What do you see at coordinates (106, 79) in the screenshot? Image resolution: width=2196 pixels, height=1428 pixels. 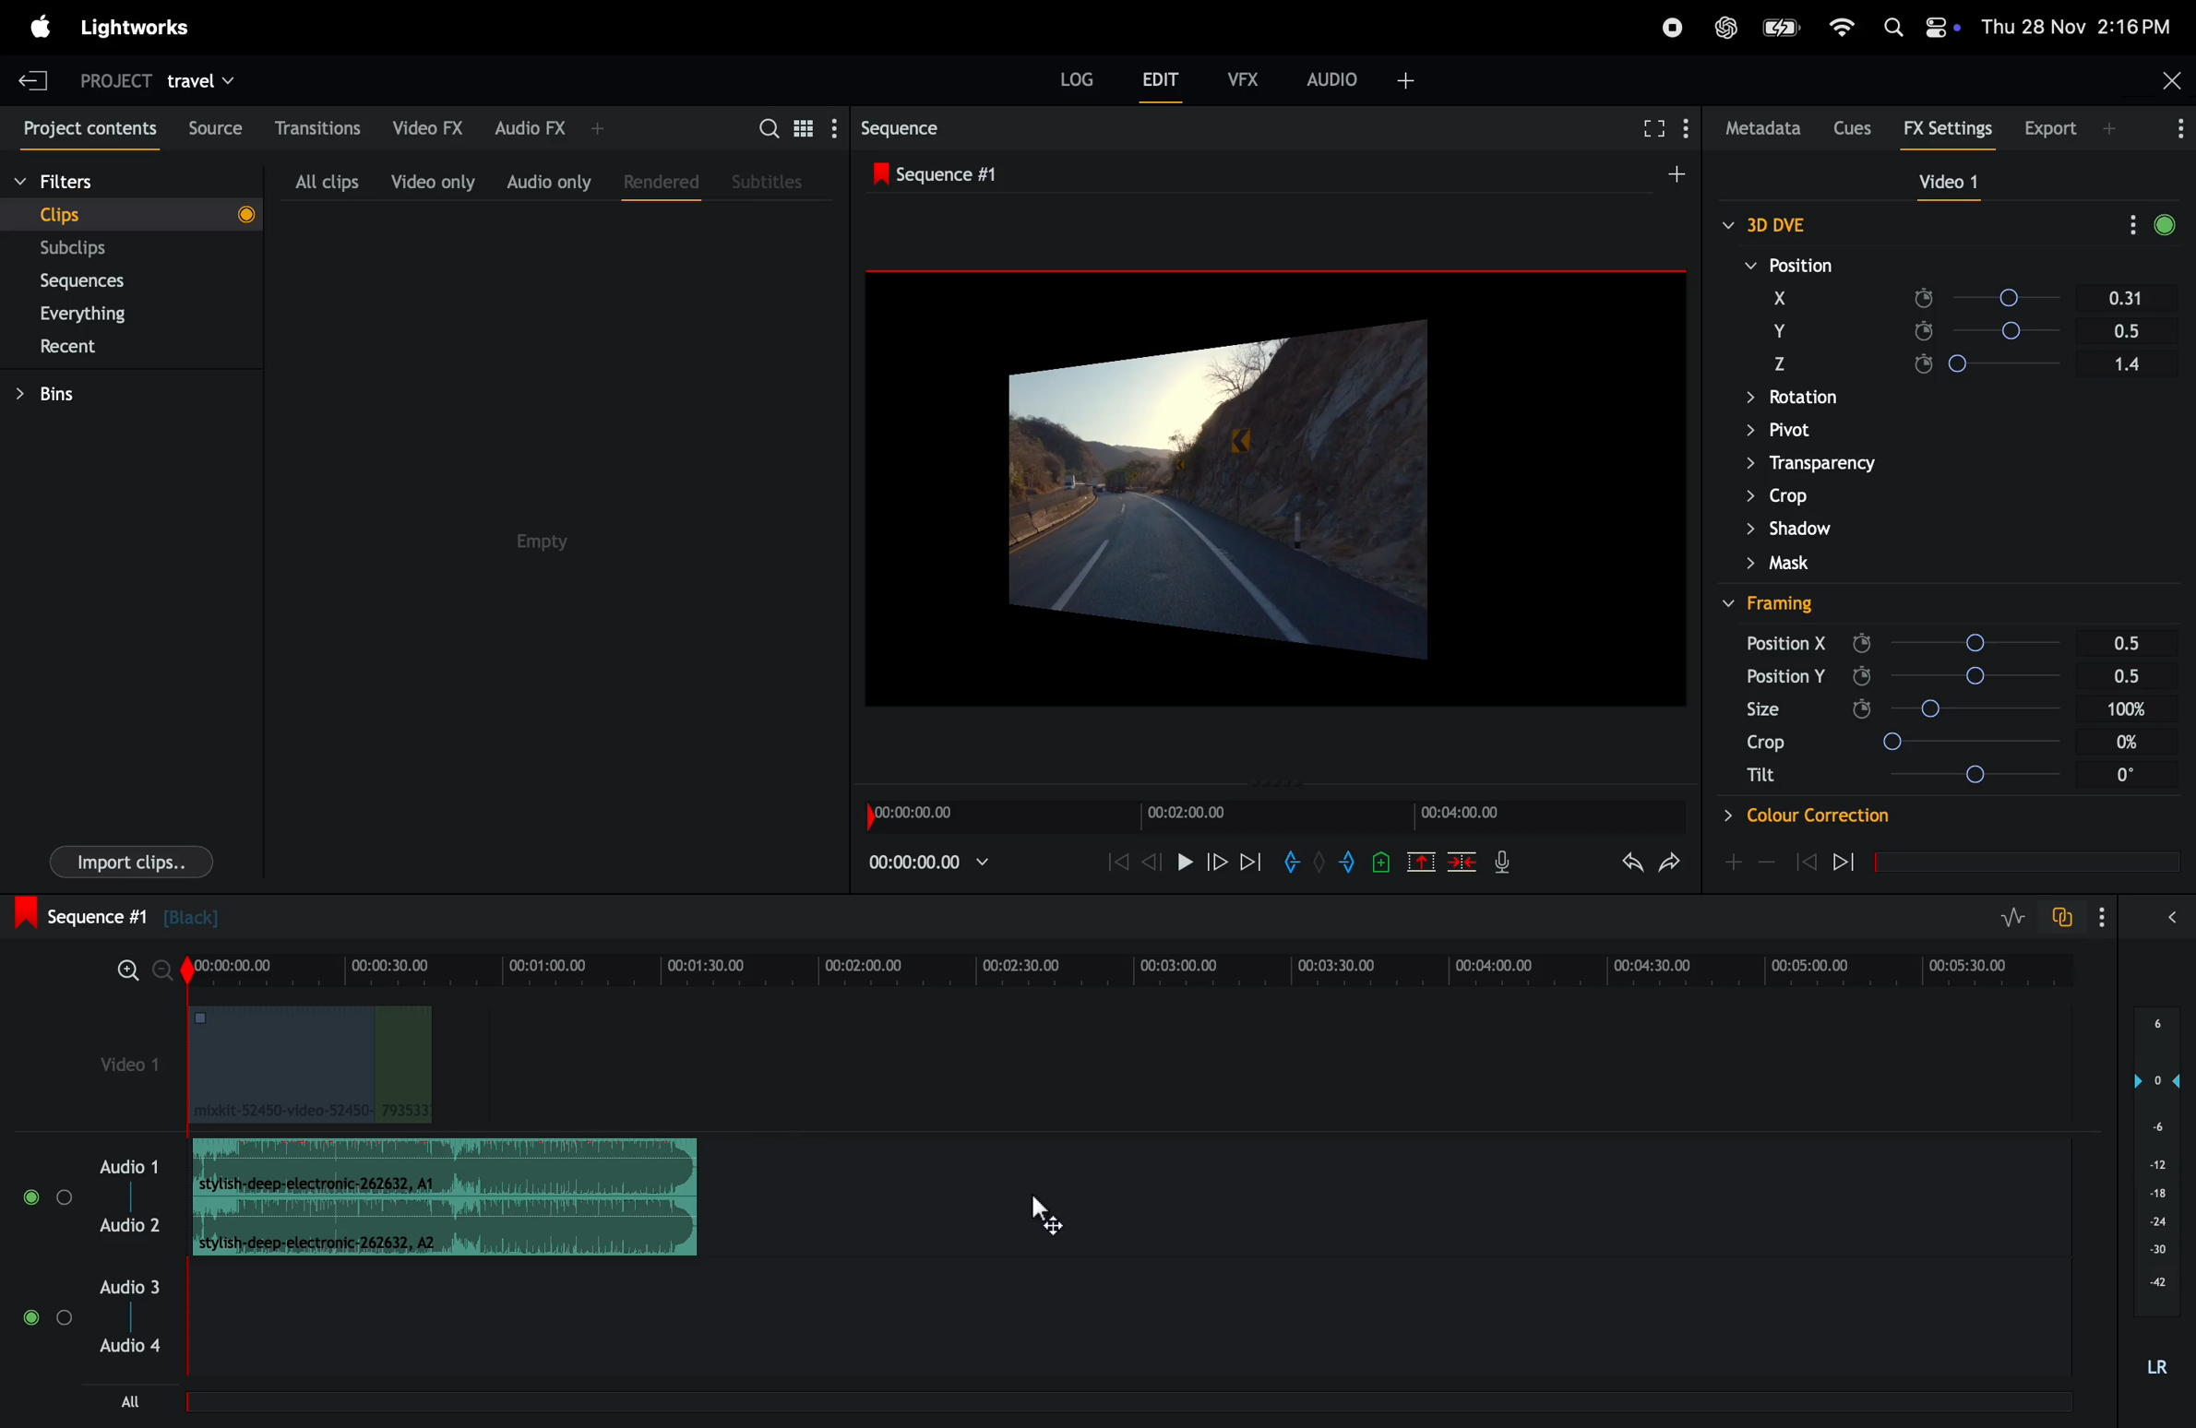 I see `project` at bounding box center [106, 79].